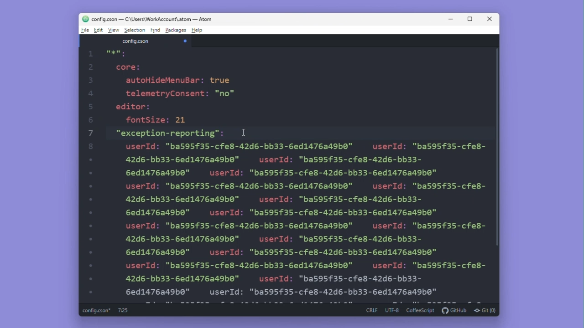 This screenshot has height=328, width=584. Describe the element at coordinates (470, 19) in the screenshot. I see `Maximize` at that location.